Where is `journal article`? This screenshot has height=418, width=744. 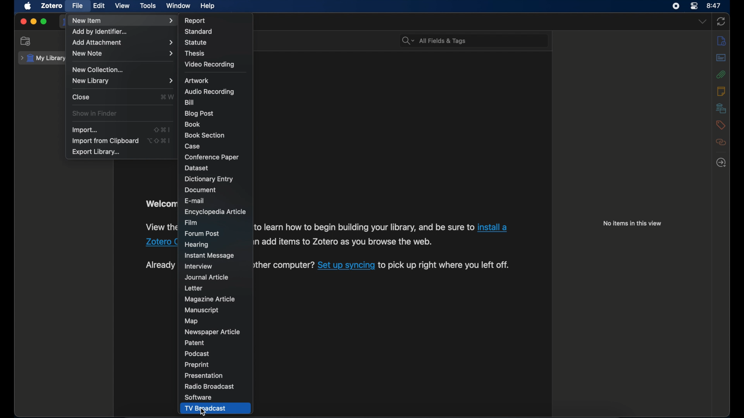 journal article is located at coordinates (207, 278).